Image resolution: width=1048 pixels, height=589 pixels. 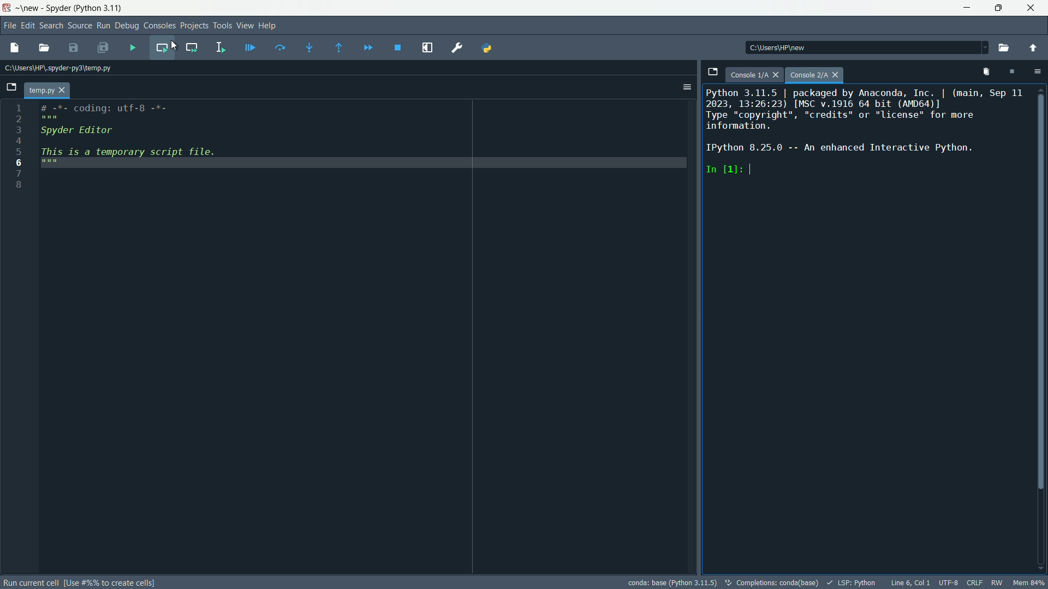 I want to click on ~\new, so click(x=28, y=8).